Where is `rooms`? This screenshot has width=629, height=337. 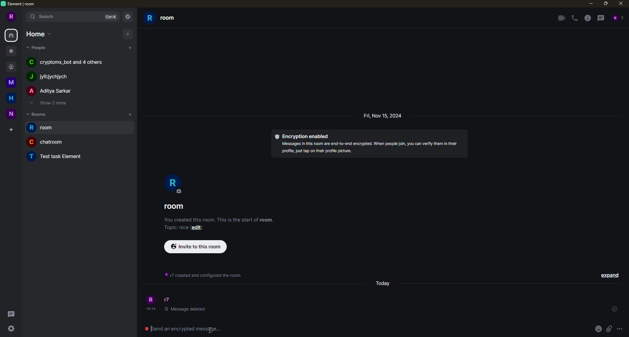
rooms is located at coordinates (38, 114).